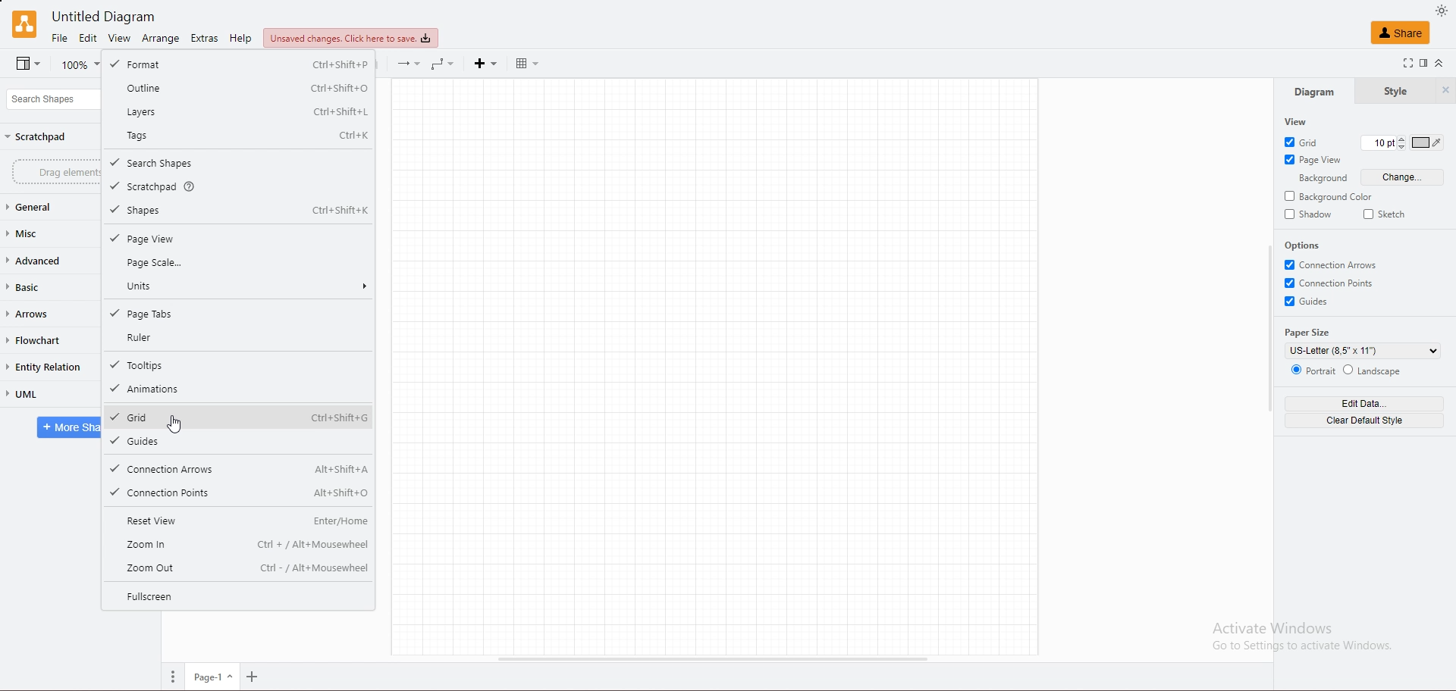  Describe the element at coordinates (28, 64) in the screenshot. I see `view` at that location.